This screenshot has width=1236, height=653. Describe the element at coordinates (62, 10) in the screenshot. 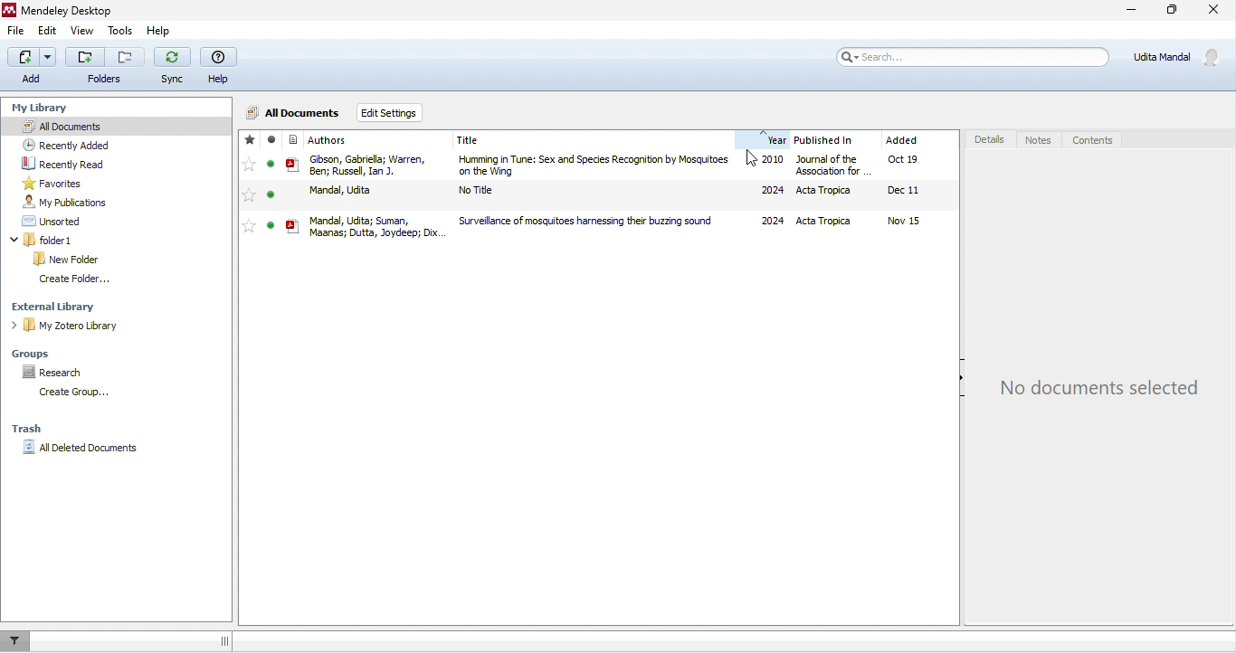

I see `mendley desktop` at that location.